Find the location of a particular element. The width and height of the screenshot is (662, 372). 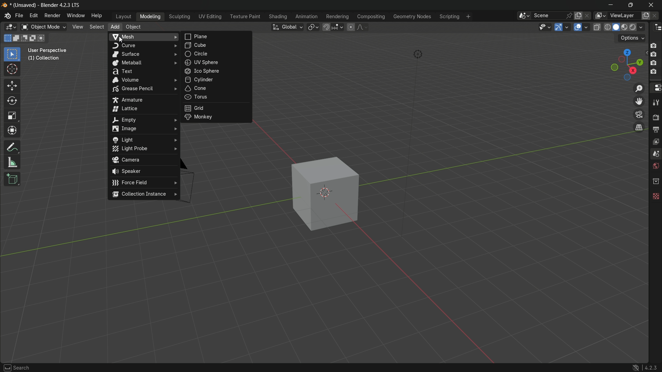

transform pivot table is located at coordinates (314, 27).